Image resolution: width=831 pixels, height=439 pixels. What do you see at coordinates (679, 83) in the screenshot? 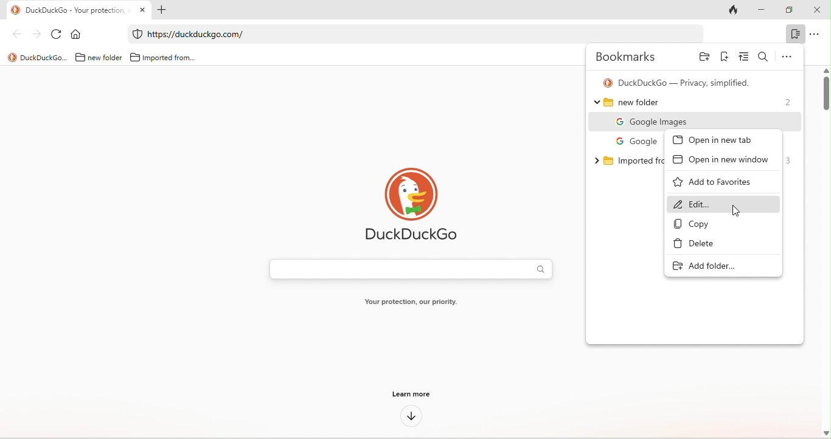
I see `duck duck go- privacy simplified` at bounding box center [679, 83].